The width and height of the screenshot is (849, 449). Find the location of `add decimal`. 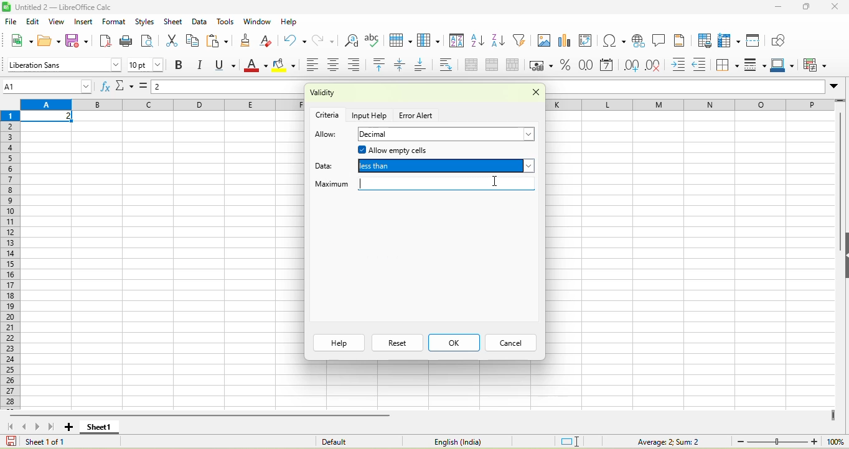

add decimal is located at coordinates (632, 65).